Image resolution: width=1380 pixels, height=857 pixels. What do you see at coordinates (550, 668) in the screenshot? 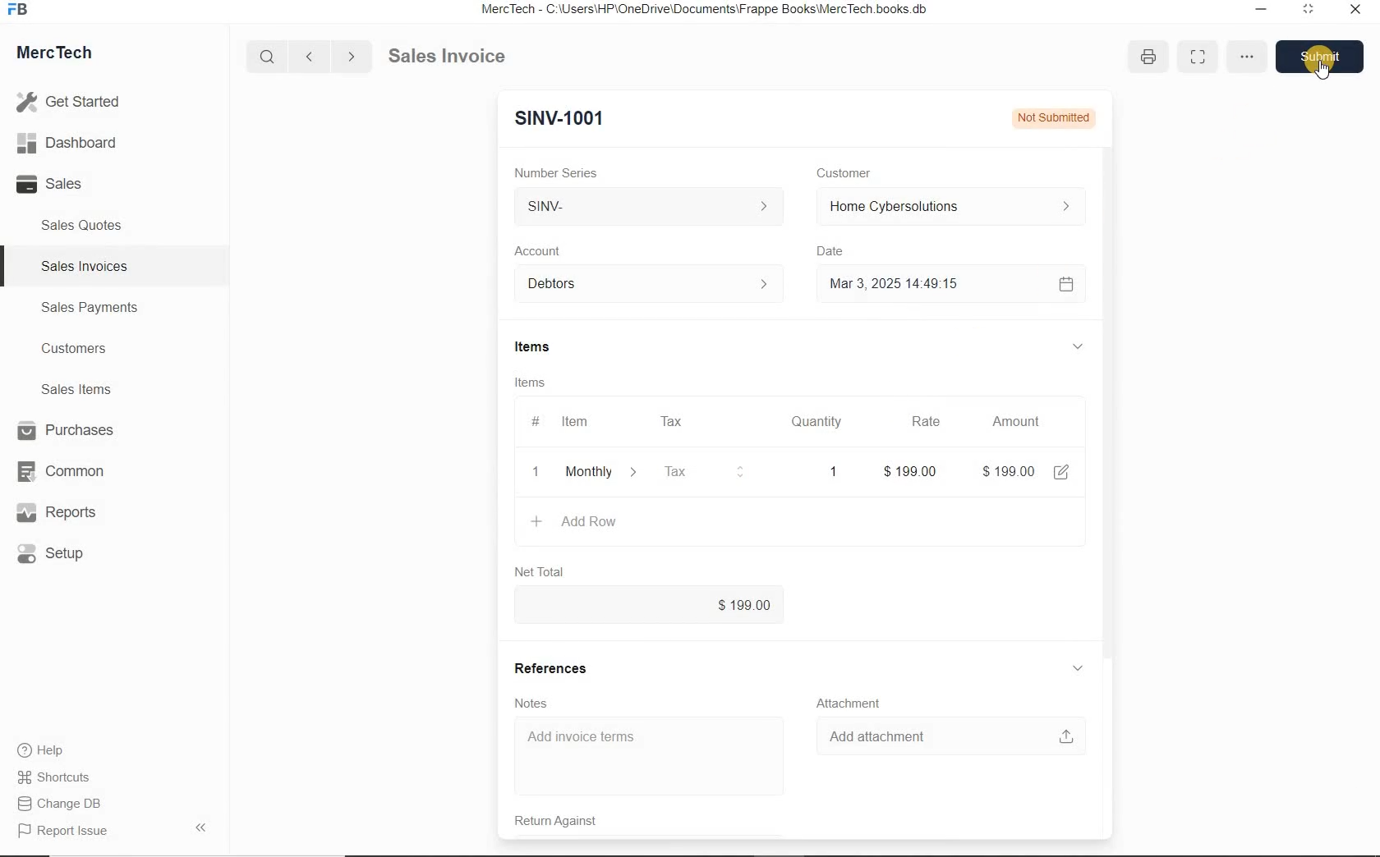
I see `References` at bounding box center [550, 668].